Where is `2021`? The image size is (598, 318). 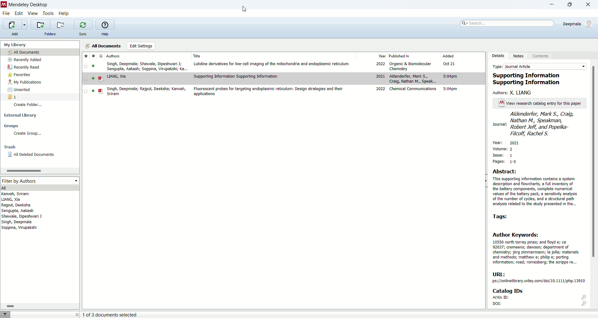
2021 is located at coordinates (380, 76).